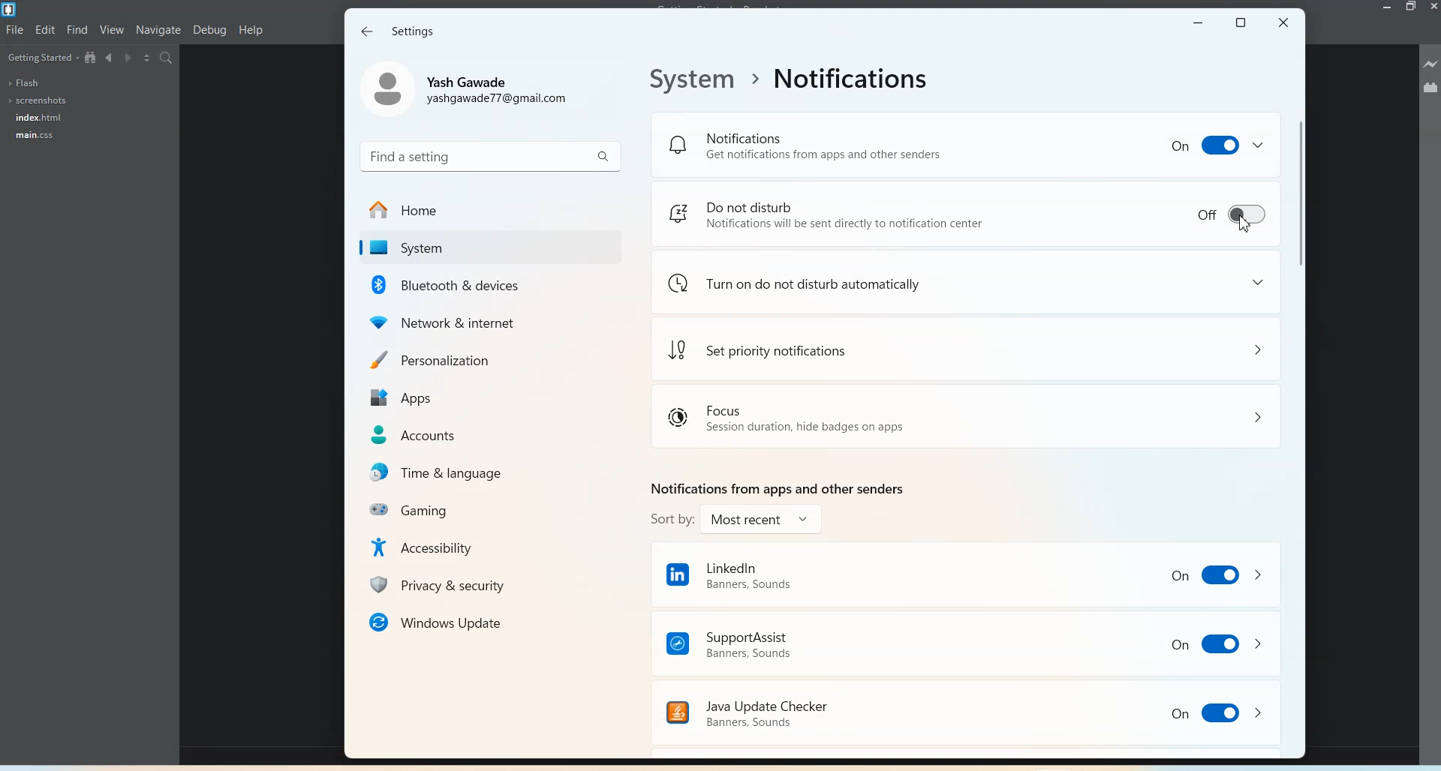  I want to click on Personalization, so click(485, 357).